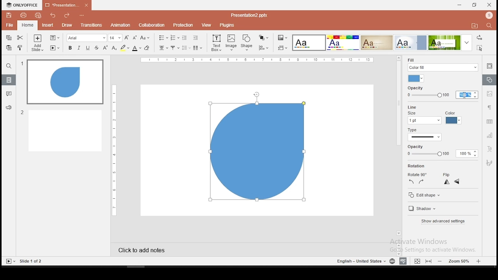  I want to click on line size, so click(424, 118).